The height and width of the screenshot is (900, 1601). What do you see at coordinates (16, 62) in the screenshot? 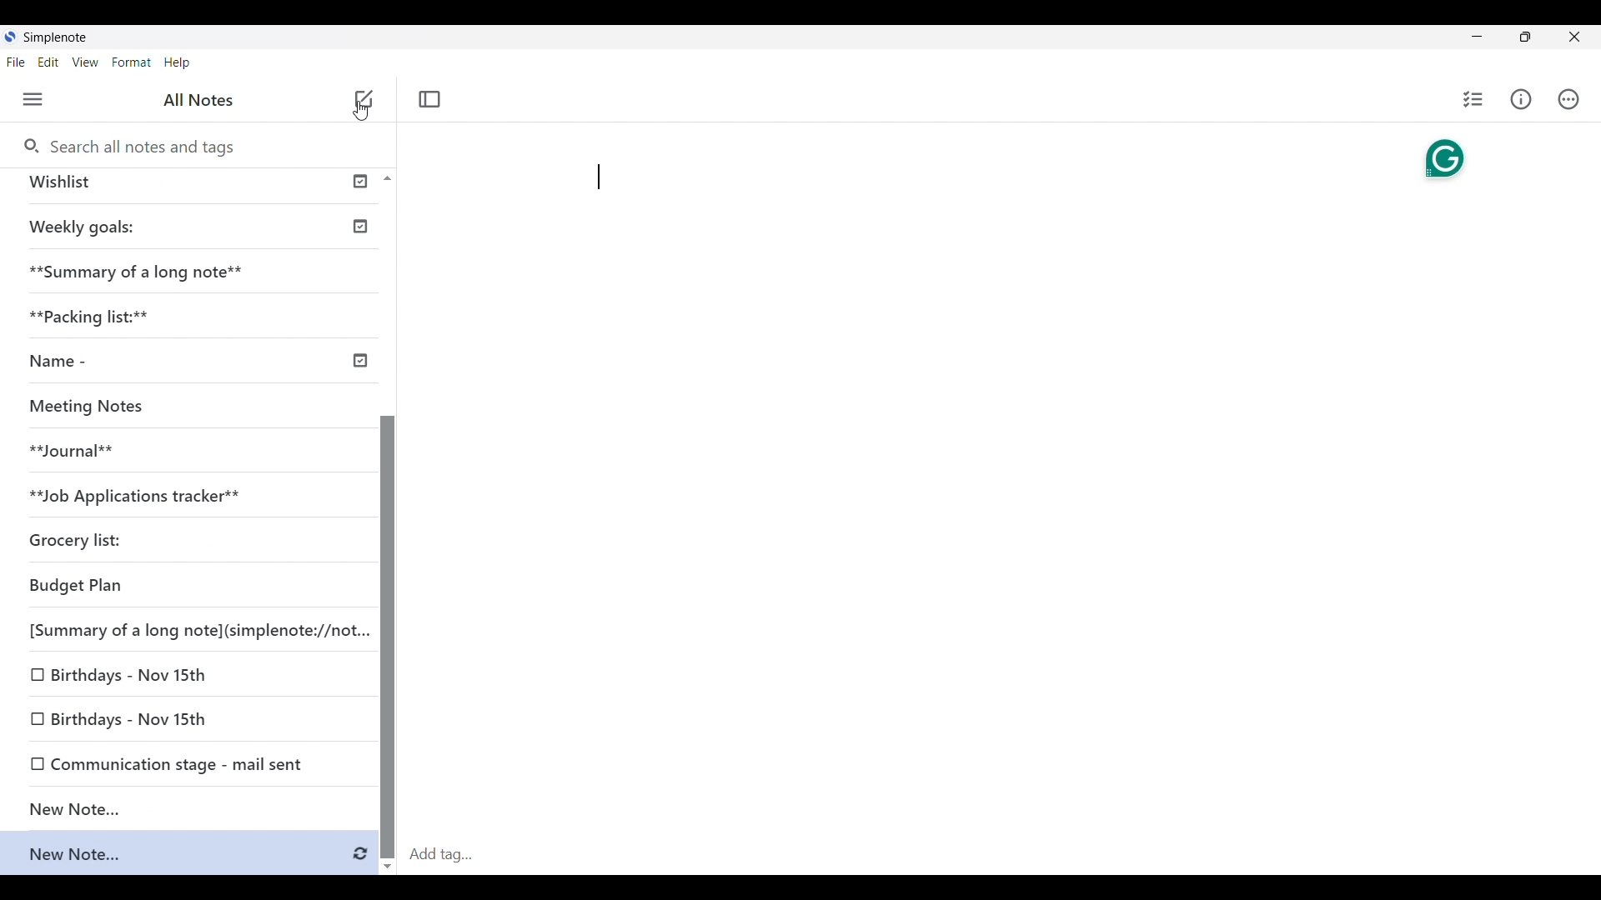
I see `File menu` at bounding box center [16, 62].